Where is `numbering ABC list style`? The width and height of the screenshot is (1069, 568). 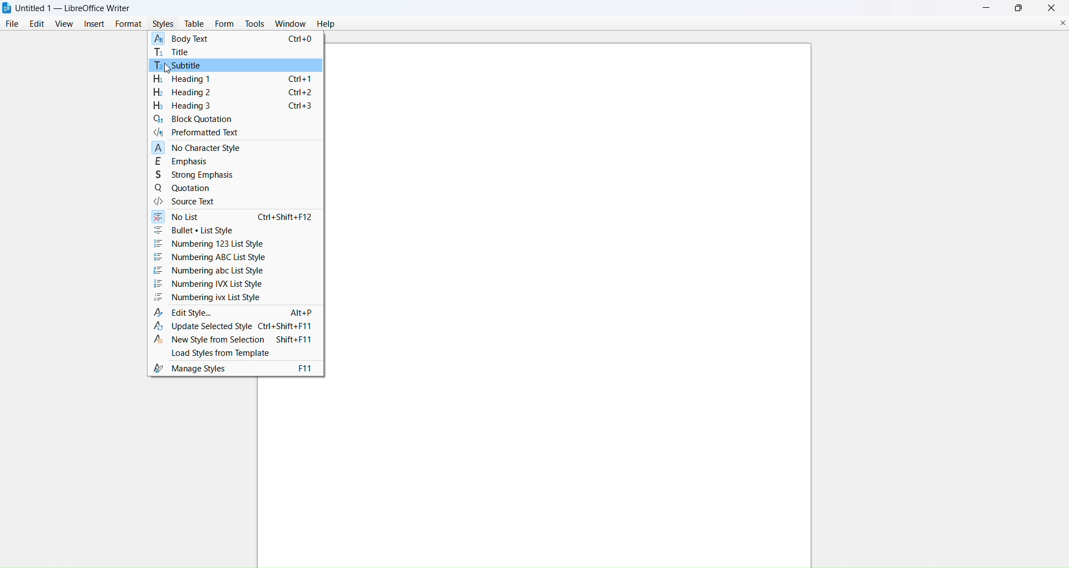 numbering ABC list style is located at coordinates (210, 258).